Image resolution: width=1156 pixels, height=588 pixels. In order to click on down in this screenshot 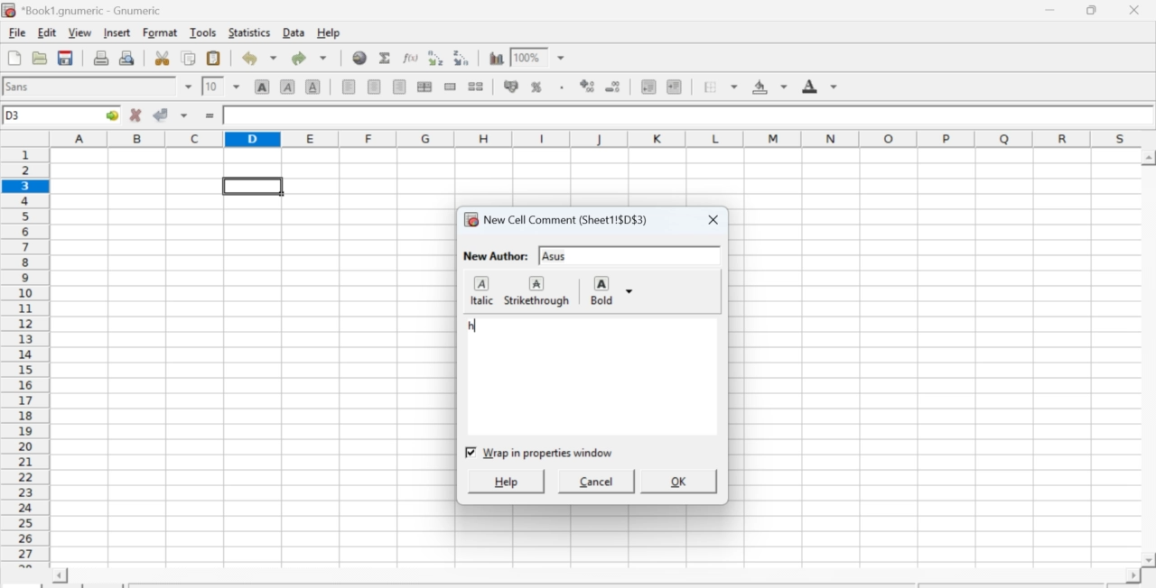, I will do `click(563, 58)`.